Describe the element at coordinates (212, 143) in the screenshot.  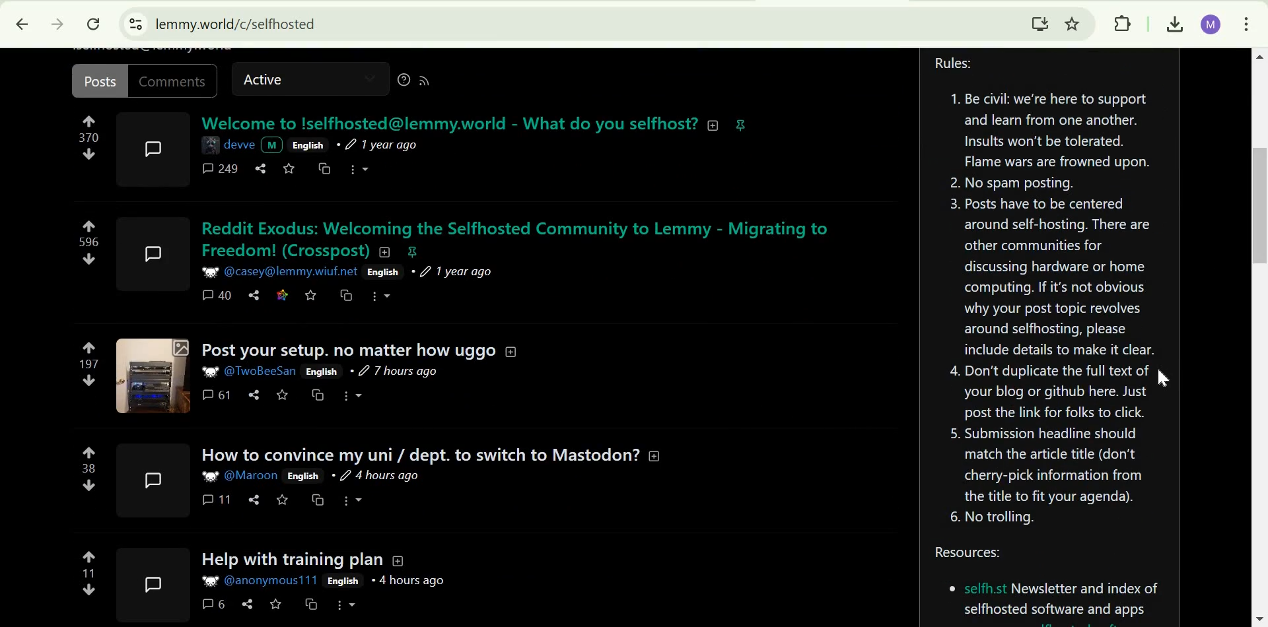
I see `image` at that location.